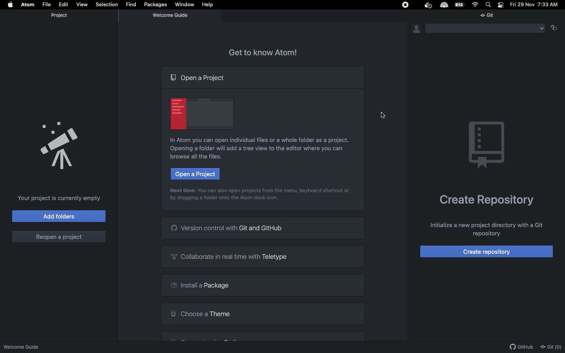 The image size is (565, 353). Describe the element at coordinates (200, 79) in the screenshot. I see `Open a project ` at that location.